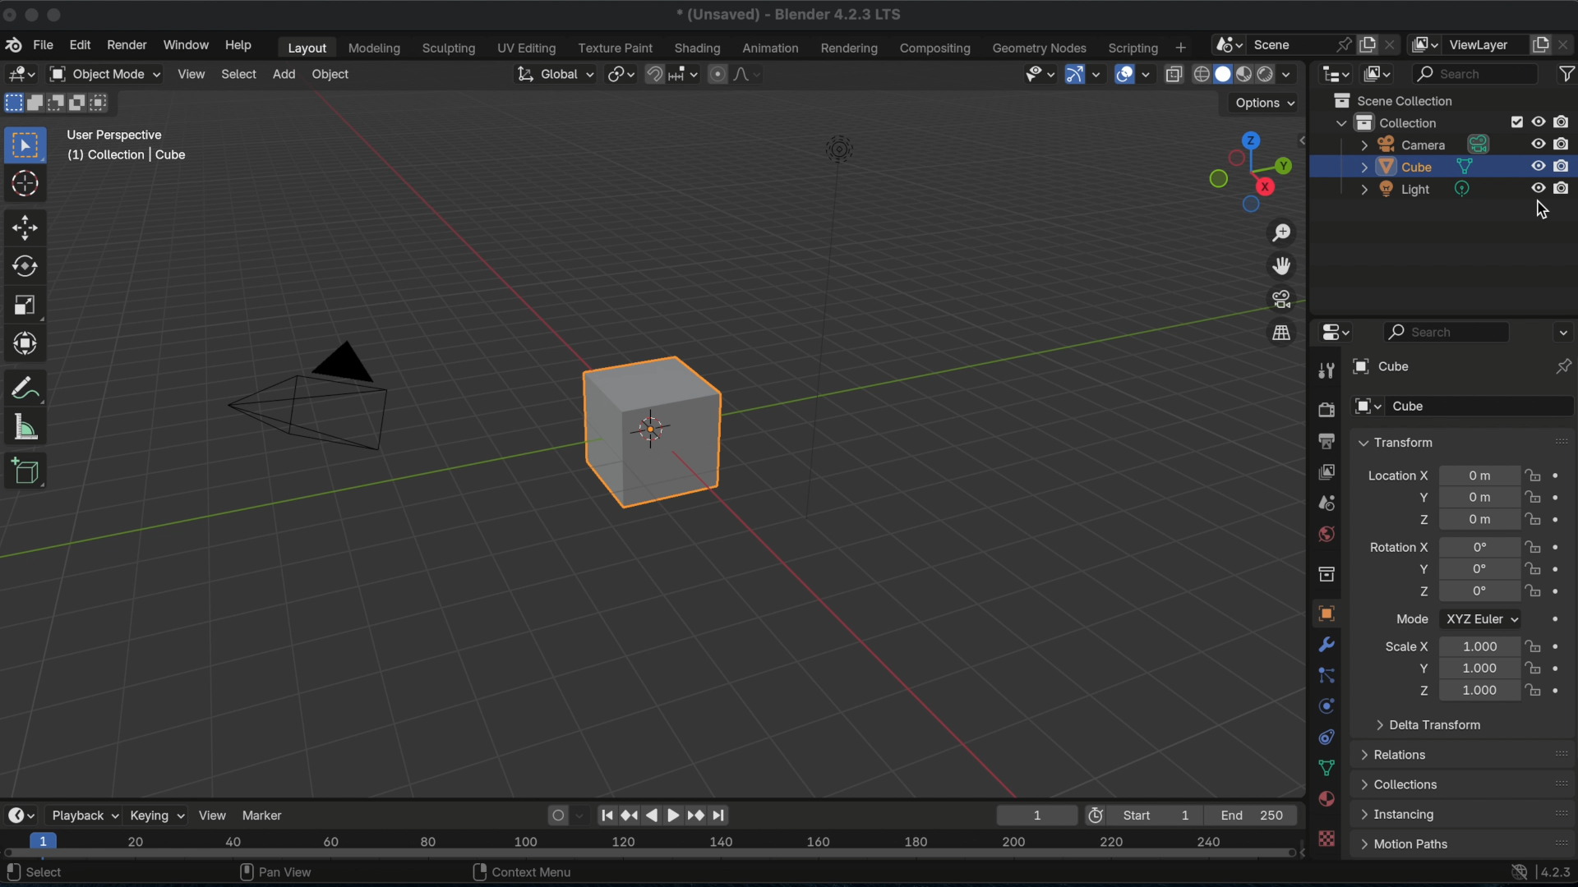  Describe the element at coordinates (937, 48) in the screenshot. I see `composting` at that location.